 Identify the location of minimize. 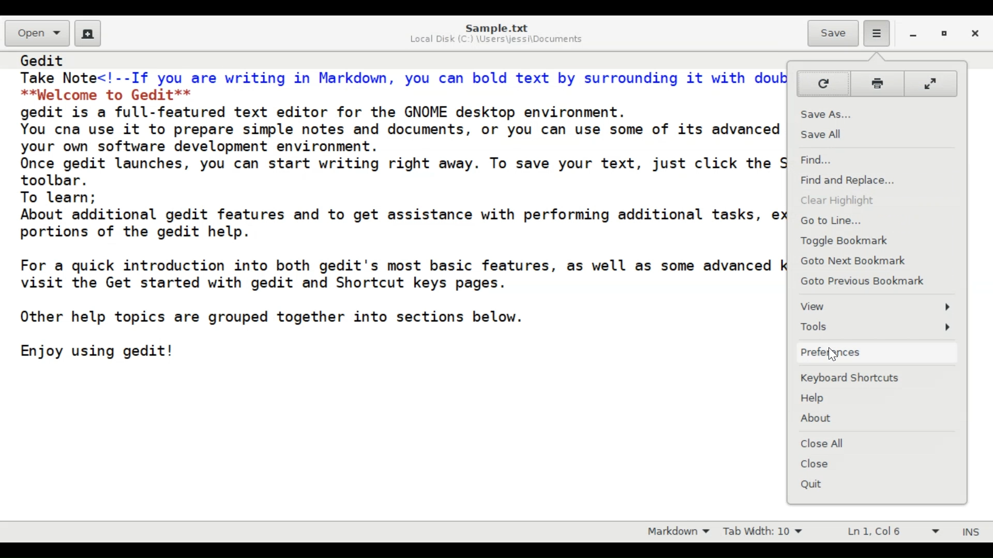
(914, 36).